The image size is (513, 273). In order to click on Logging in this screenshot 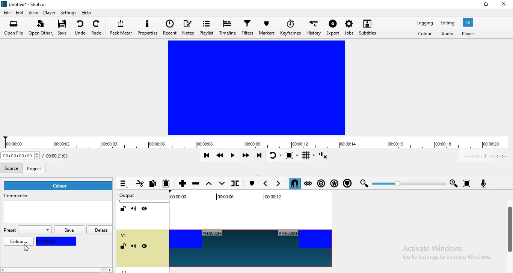, I will do `click(422, 23)`.